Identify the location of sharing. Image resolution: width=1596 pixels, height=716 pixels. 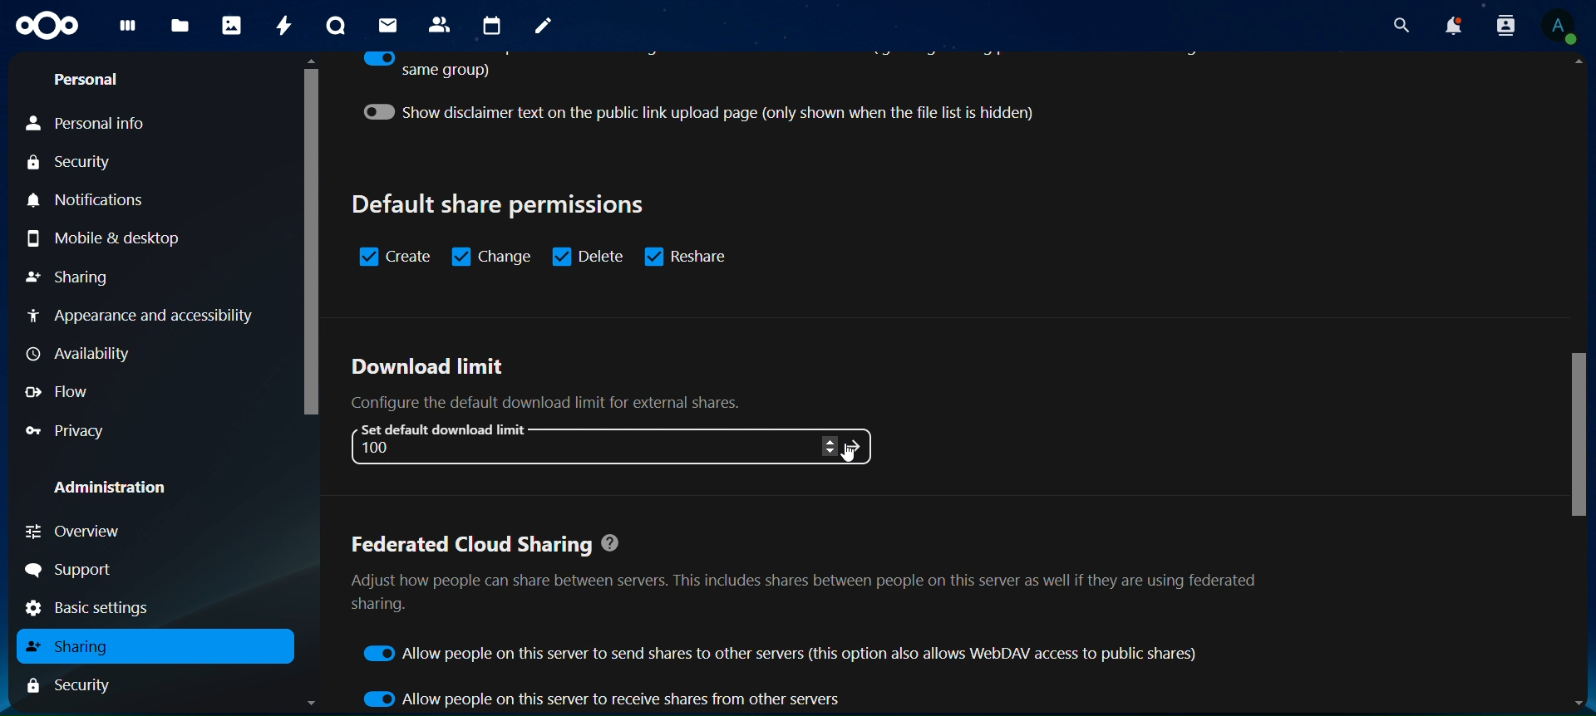
(70, 646).